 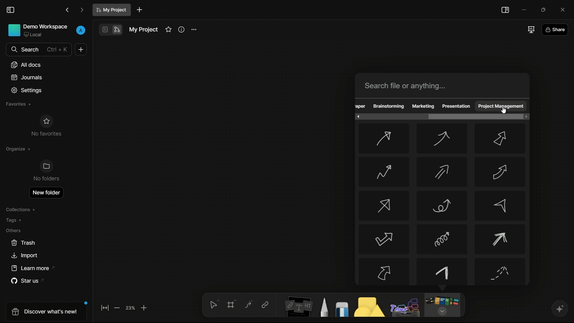 What do you see at coordinates (68, 10) in the screenshot?
I see `back` at bounding box center [68, 10].